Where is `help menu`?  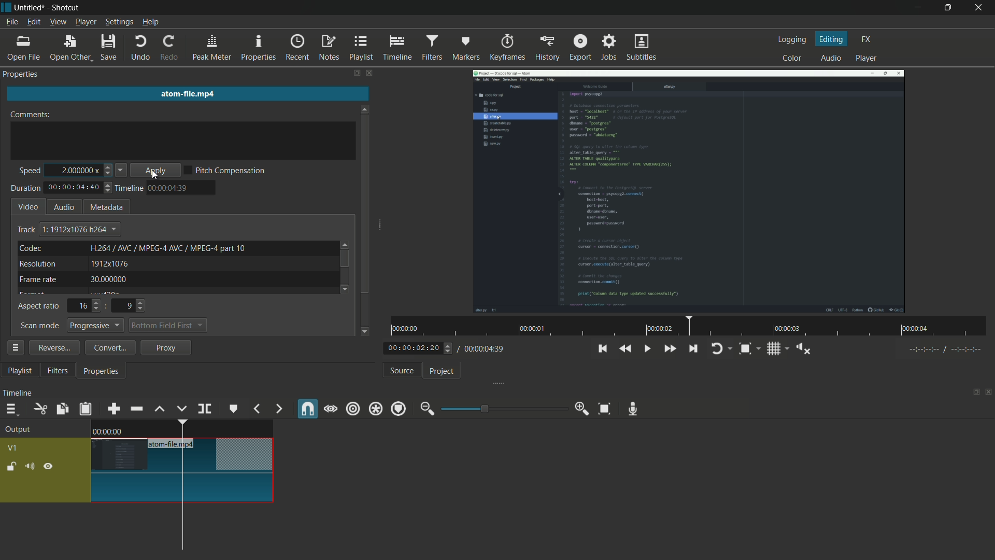
help menu is located at coordinates (151, 22).